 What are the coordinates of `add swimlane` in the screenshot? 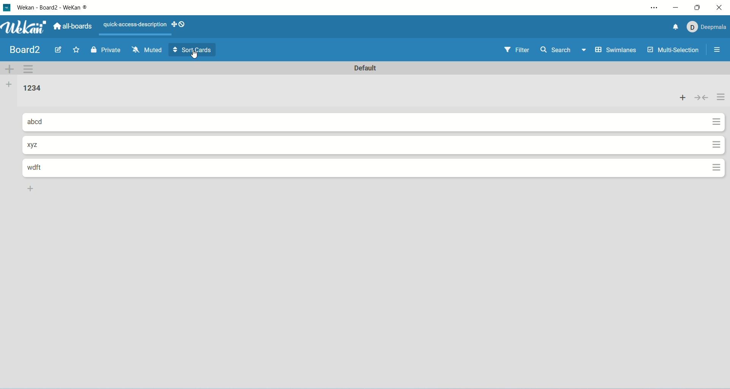 It's located at (10, 69).